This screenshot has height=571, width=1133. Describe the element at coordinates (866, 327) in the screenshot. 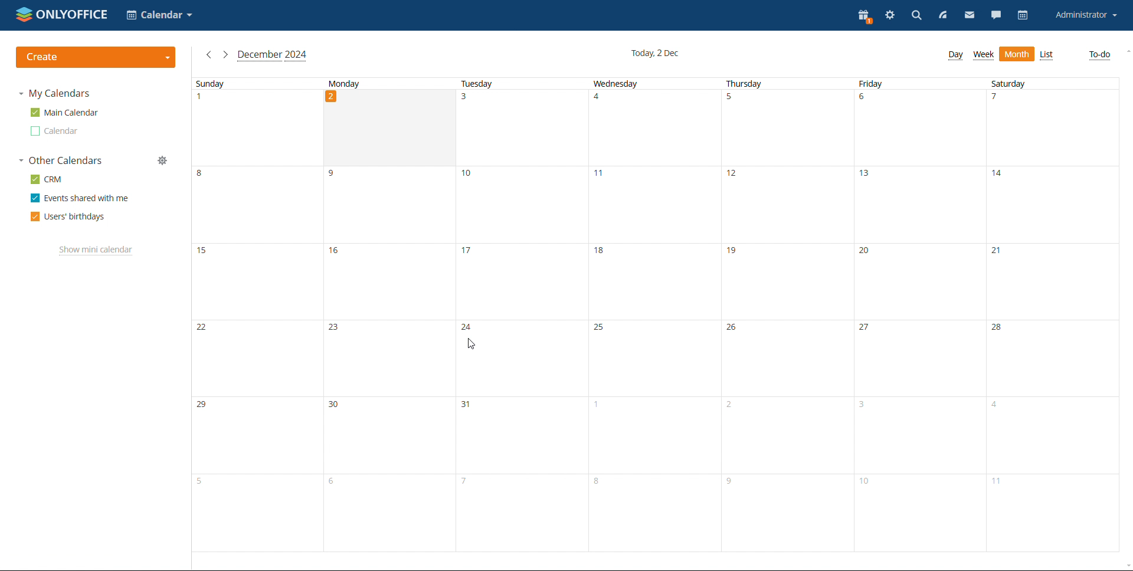

I see `27` at that location.